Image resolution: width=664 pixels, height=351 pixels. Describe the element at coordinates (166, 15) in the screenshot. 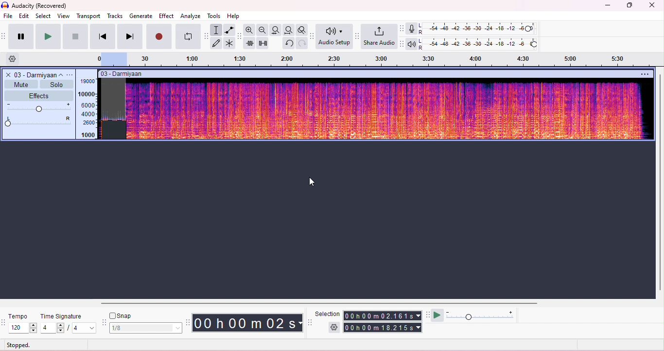

I see `effect` at that location.